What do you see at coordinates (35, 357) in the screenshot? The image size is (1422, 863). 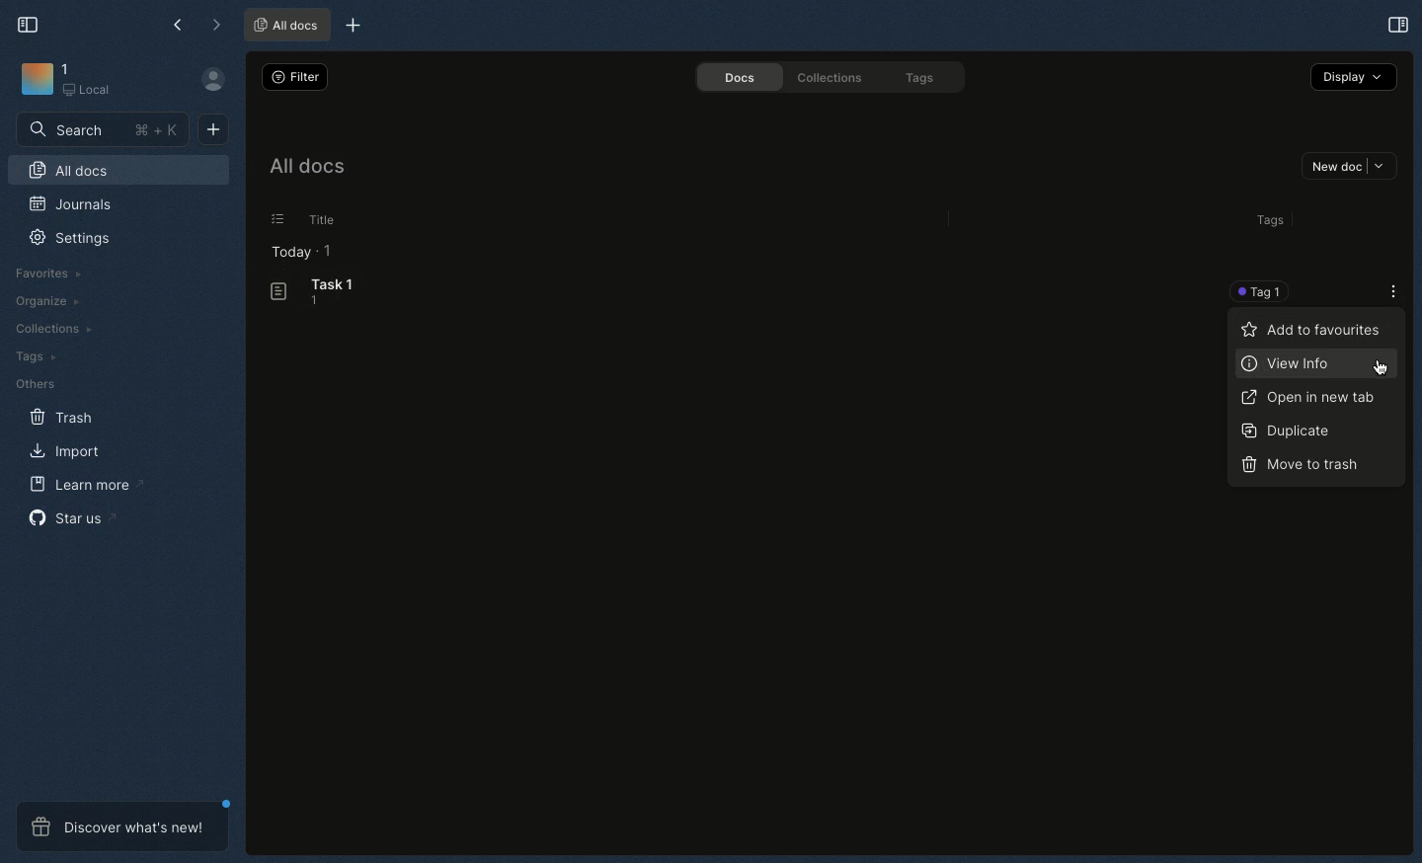 I see `Tags` at bounding box center [35, 357].